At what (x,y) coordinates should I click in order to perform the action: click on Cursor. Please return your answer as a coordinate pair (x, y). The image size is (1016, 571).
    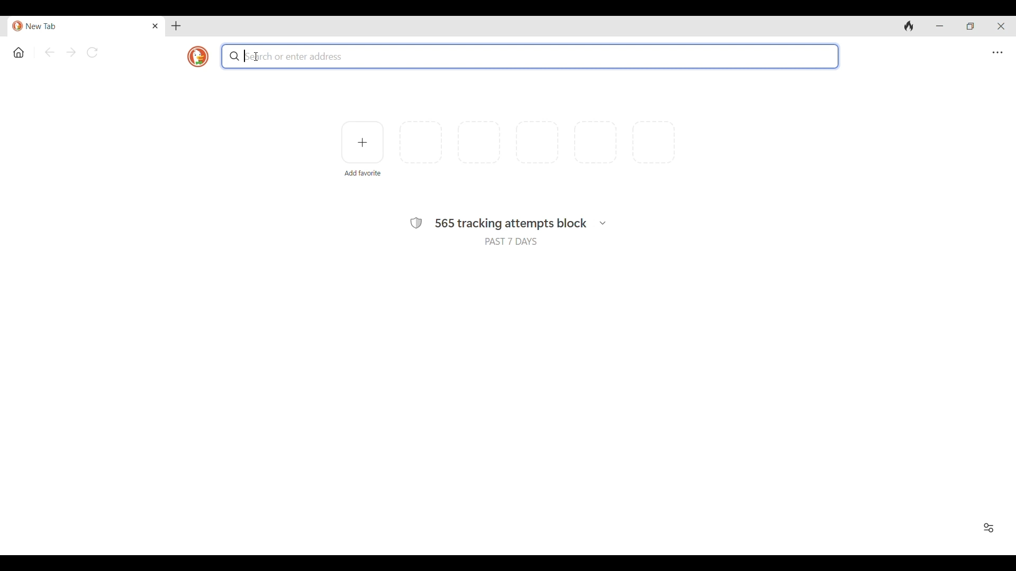
    Looking at the image, I should click on (256, 57).